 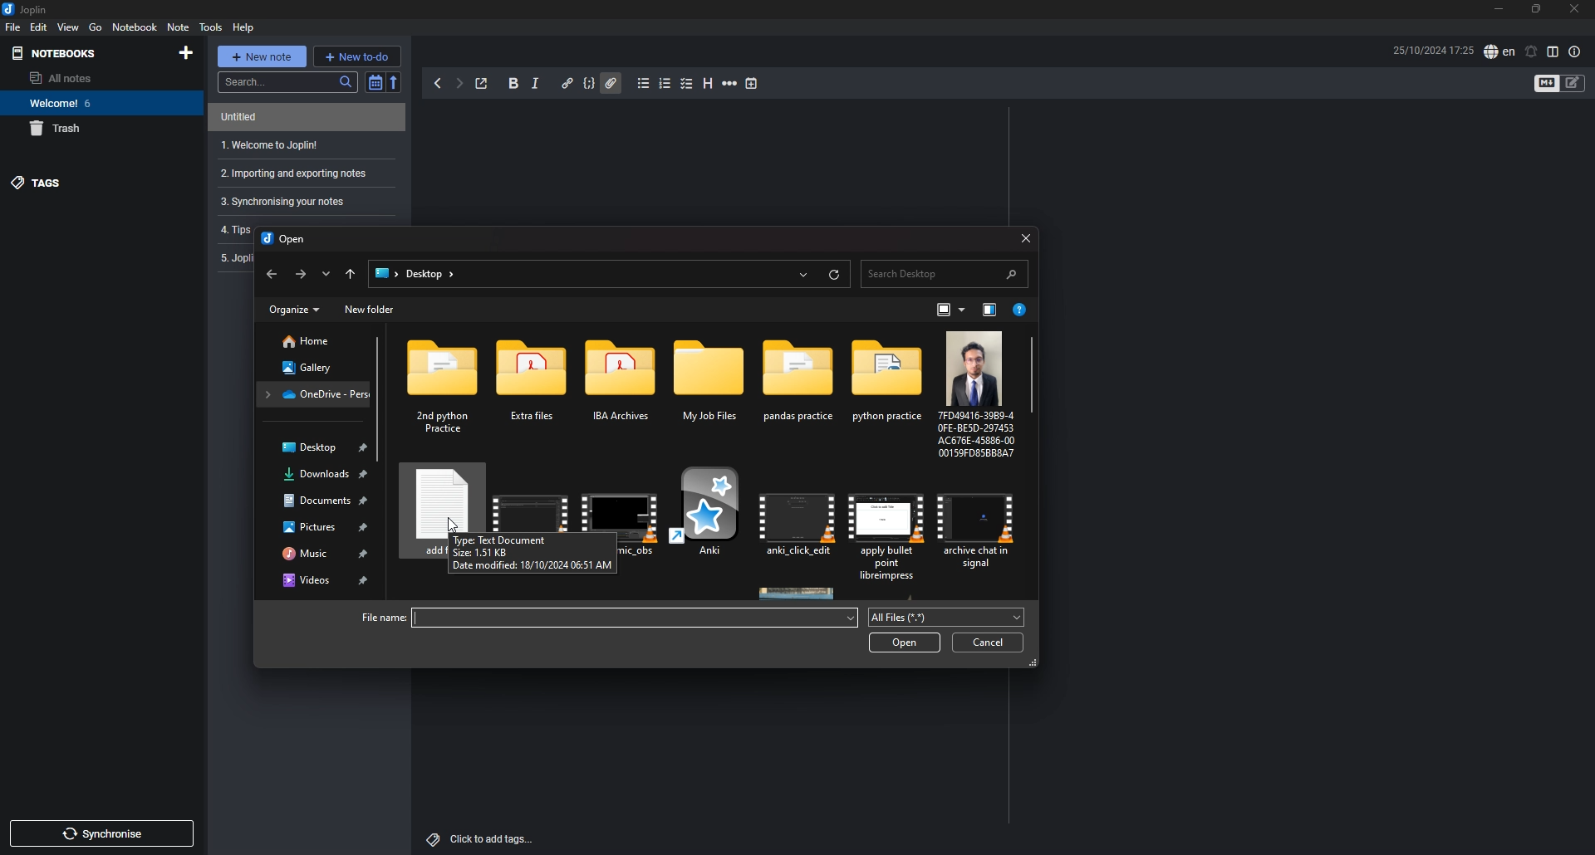 I want to click on folder, so click(x=885, y=389).